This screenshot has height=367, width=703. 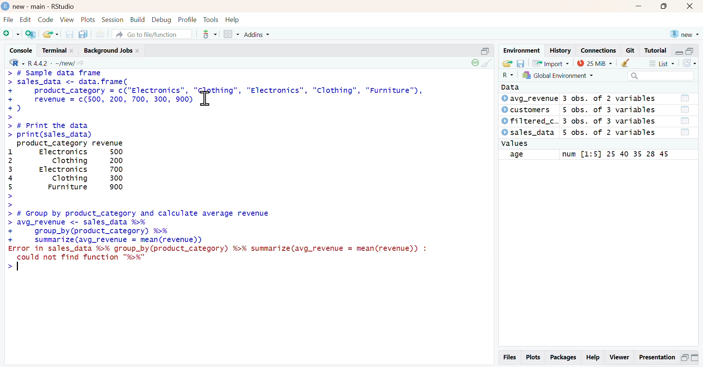 What do you see at coordinates (691, 52) in the screenshot?
I see `maximize pane` at bounding box center [691, 52].